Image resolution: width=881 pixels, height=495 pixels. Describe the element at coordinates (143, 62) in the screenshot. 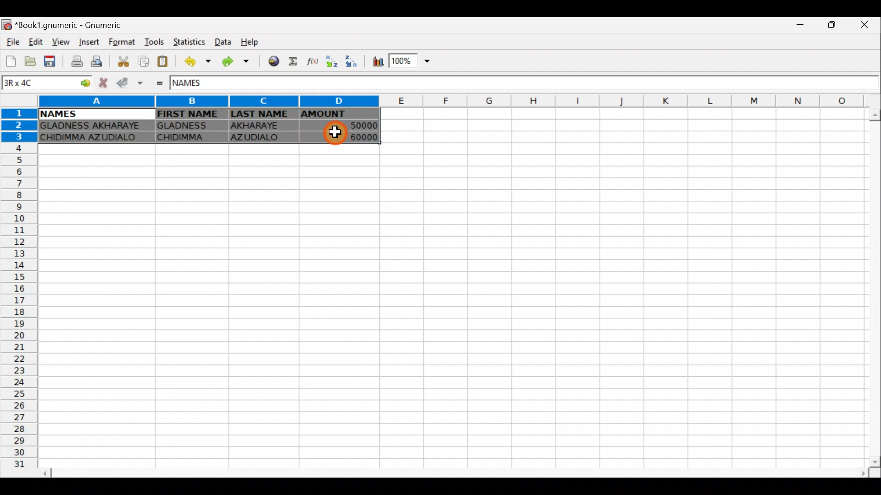

I see `Copy selection` at that location.